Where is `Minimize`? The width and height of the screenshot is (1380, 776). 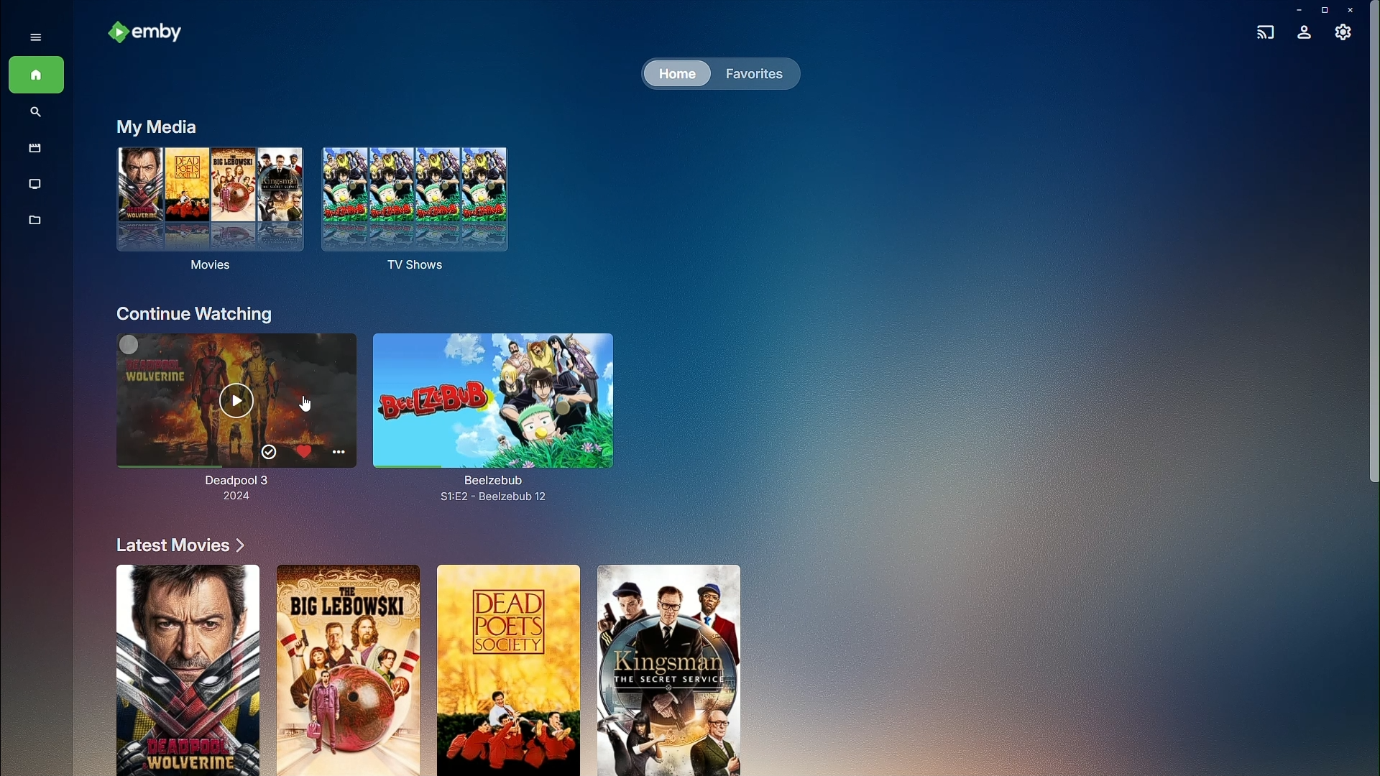 Minimize is located at coordinates (1296, 8).